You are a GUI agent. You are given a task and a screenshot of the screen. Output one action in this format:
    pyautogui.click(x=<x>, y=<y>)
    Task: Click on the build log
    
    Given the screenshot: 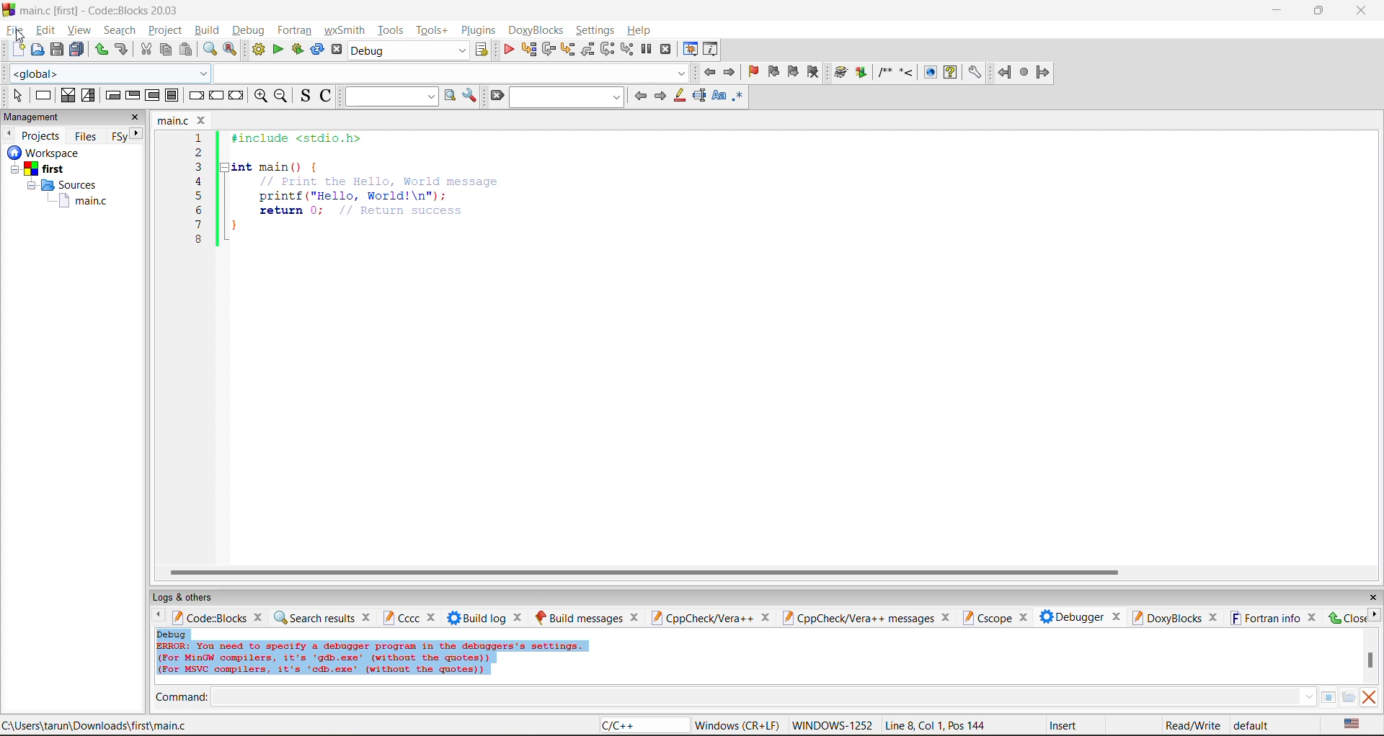 What is the action you would take?
    pyautogui.click(x=477, y=618)
    